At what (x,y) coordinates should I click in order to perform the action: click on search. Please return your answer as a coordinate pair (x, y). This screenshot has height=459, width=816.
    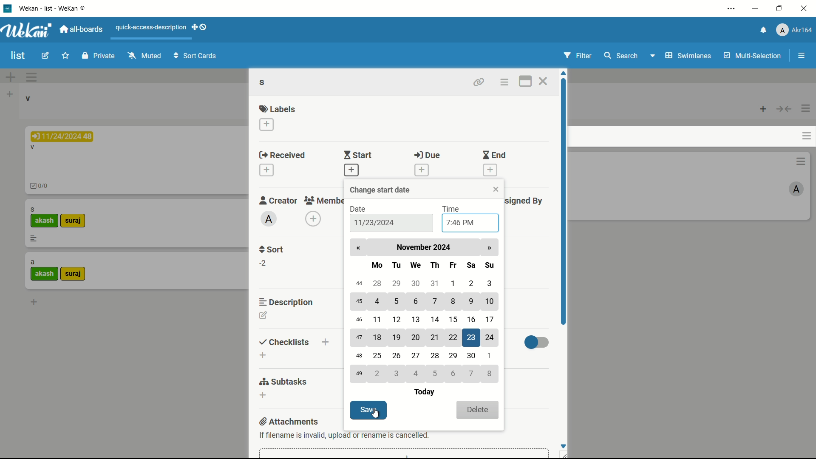
    Looking at the image, I should click on (620, 55).